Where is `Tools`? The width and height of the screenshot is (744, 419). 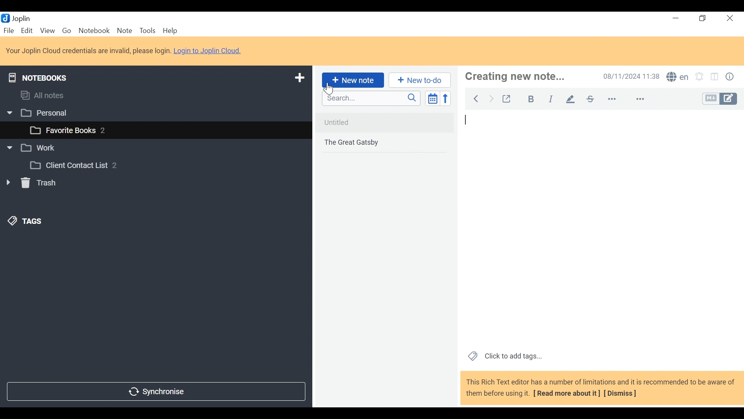
Tools is located at coordinates (147, 31).